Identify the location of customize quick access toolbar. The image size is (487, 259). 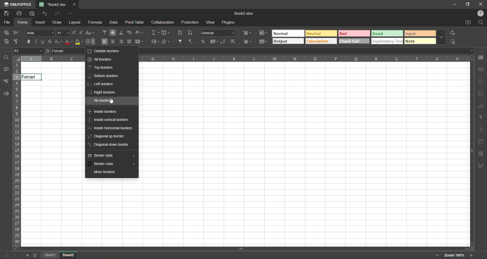
(70, 13).